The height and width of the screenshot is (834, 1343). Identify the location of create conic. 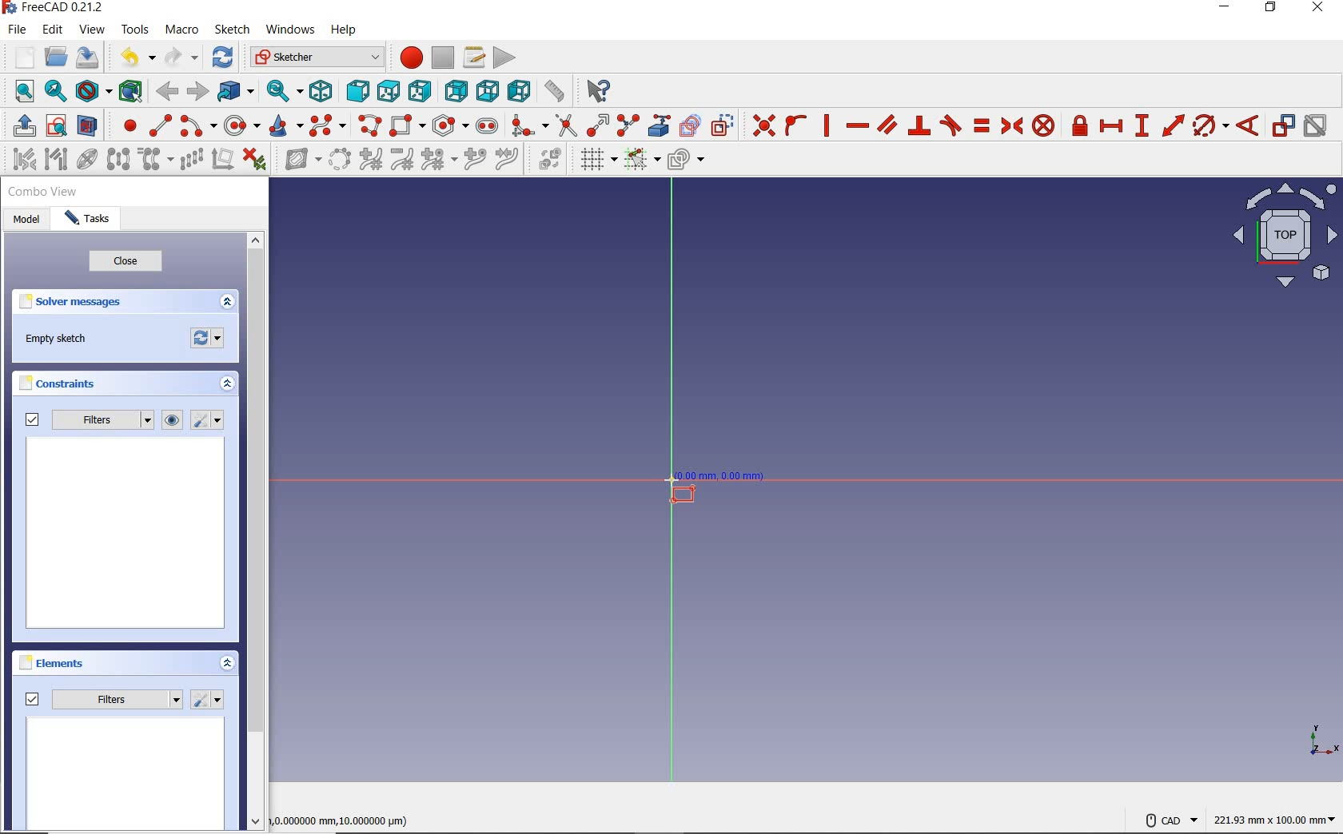
(287, 126).